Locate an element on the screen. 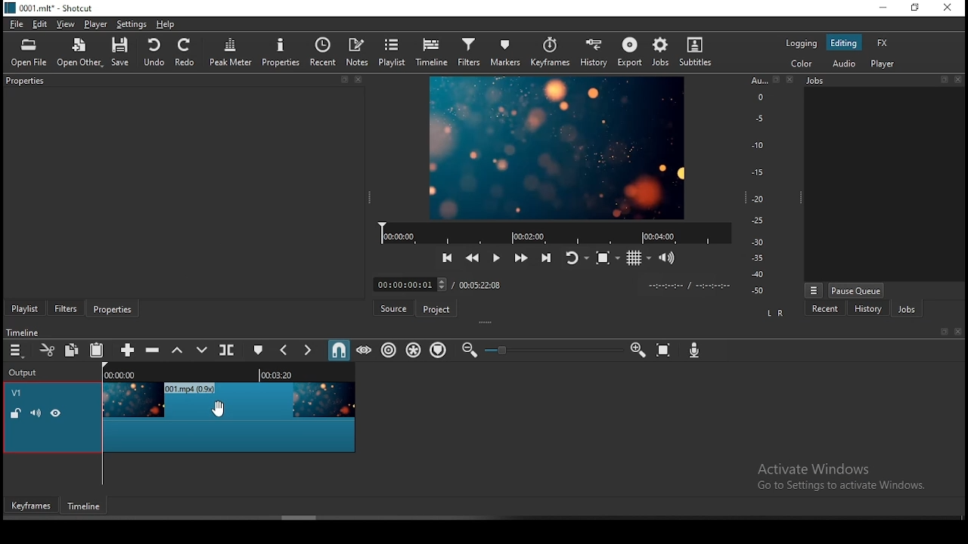  append is located at coordinates (126, 348).